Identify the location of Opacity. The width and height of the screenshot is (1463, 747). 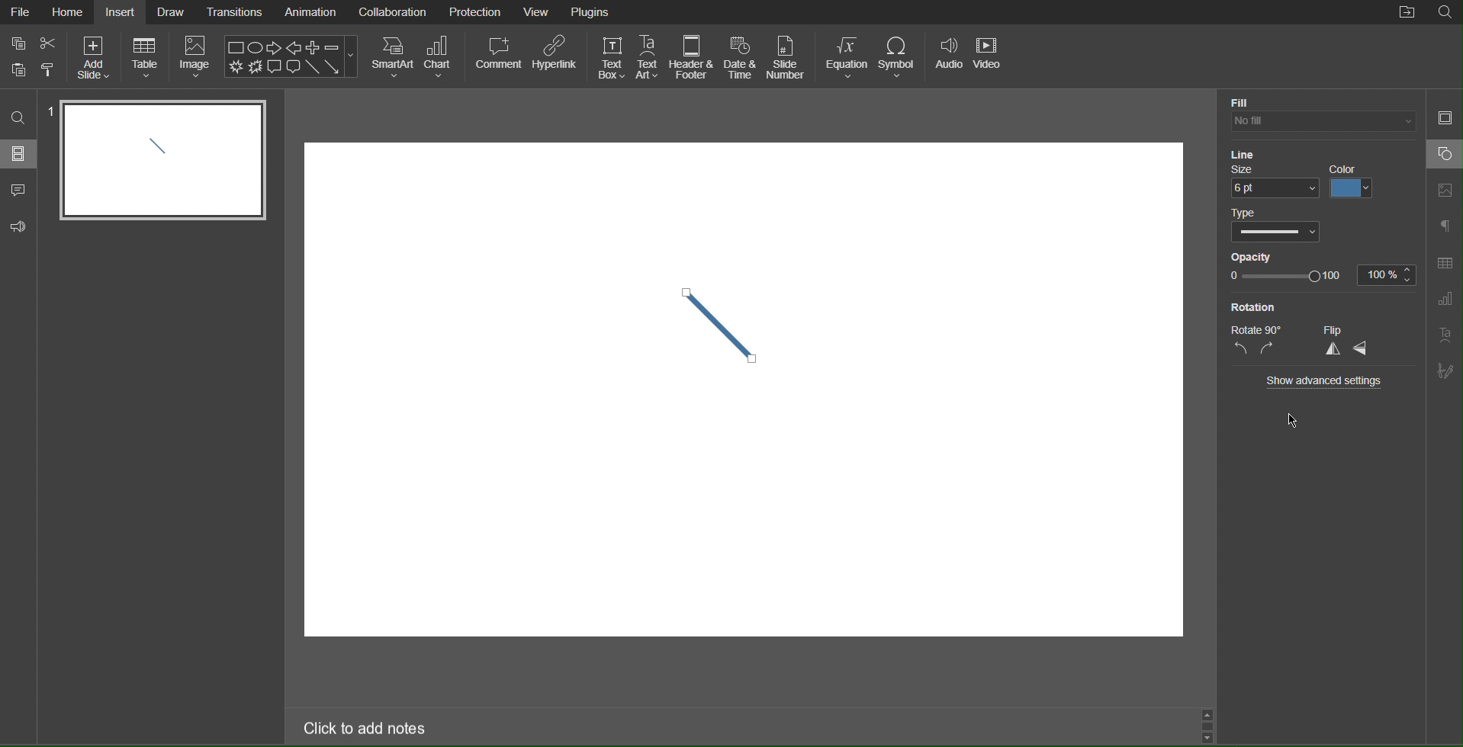
(1249, 255).